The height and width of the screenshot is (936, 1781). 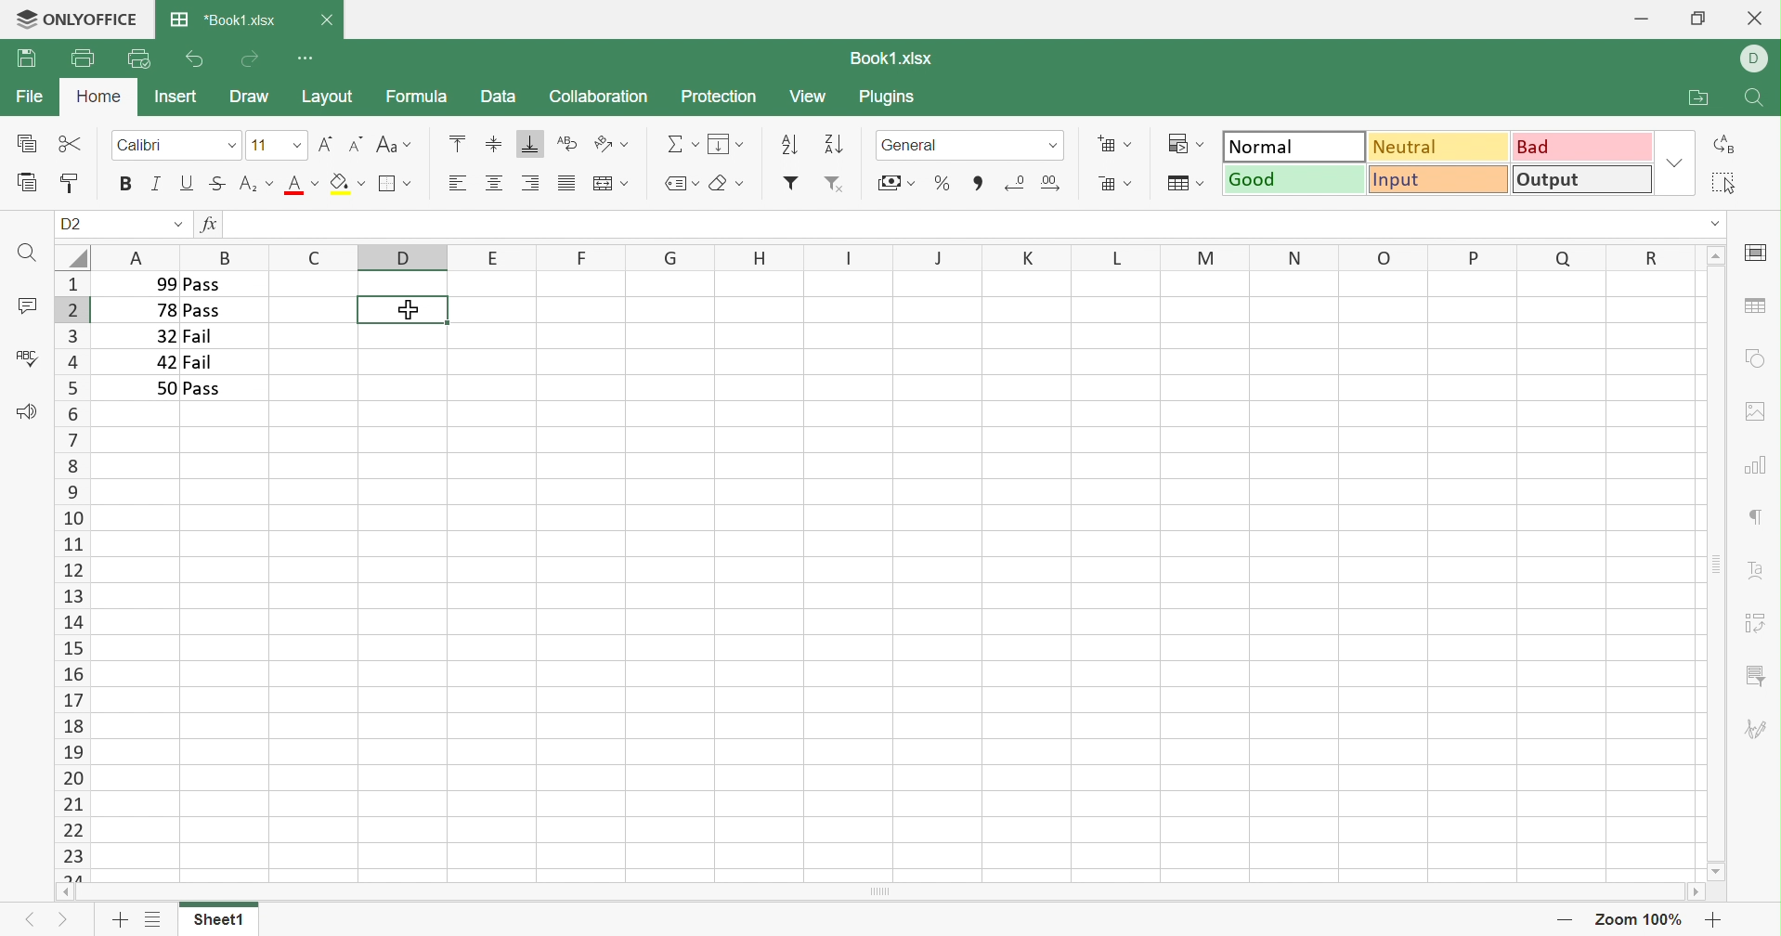 What do you see at coordinates (204, 389) in the screenshot?
I see `Pass` at bounding box center [204, 389].